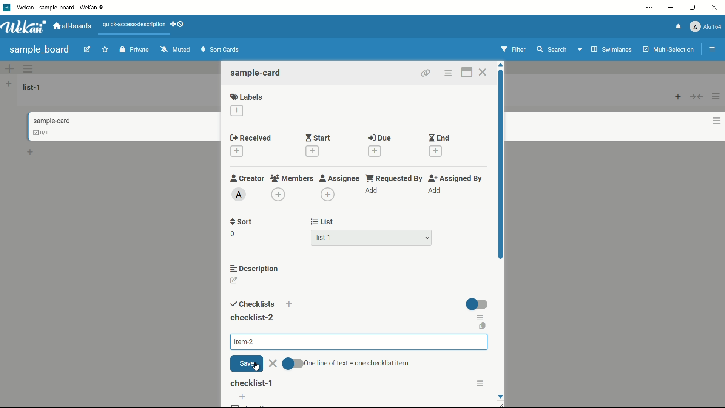  What do you see at coordinates (251, 304) in the screenshot?
I see `checklist` at bounding box center [251, 304].